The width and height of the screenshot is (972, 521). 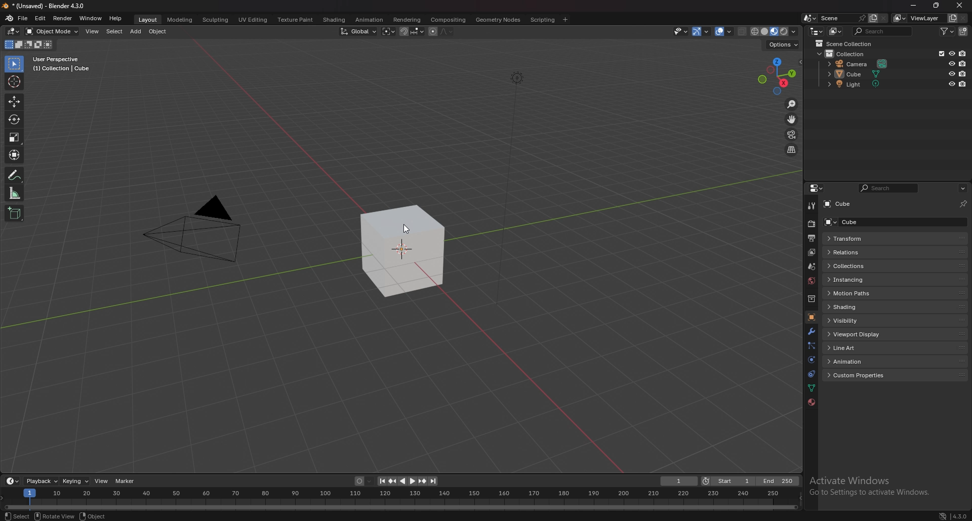 I want to click on play, so click(x=408, y=481).